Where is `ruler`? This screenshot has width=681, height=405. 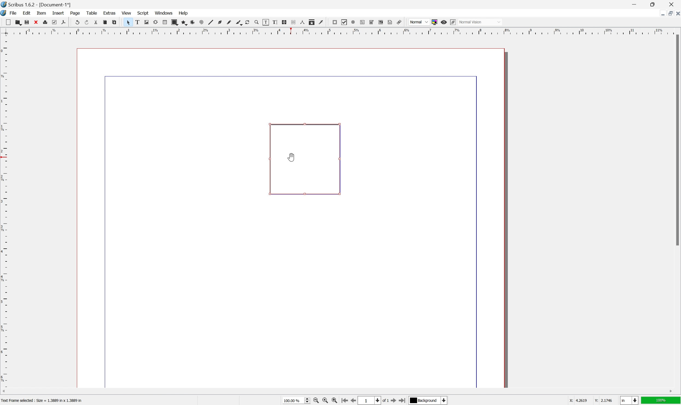 ruler is located at coordinates (4, 211).